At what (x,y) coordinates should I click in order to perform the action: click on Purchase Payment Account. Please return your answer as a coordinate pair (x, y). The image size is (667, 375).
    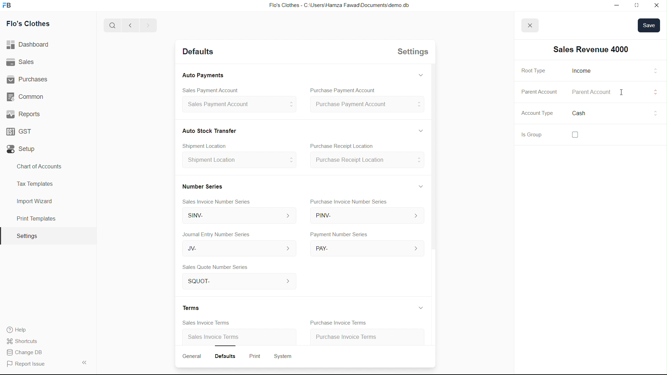
    Looking at the image, I should click on (340, 90).